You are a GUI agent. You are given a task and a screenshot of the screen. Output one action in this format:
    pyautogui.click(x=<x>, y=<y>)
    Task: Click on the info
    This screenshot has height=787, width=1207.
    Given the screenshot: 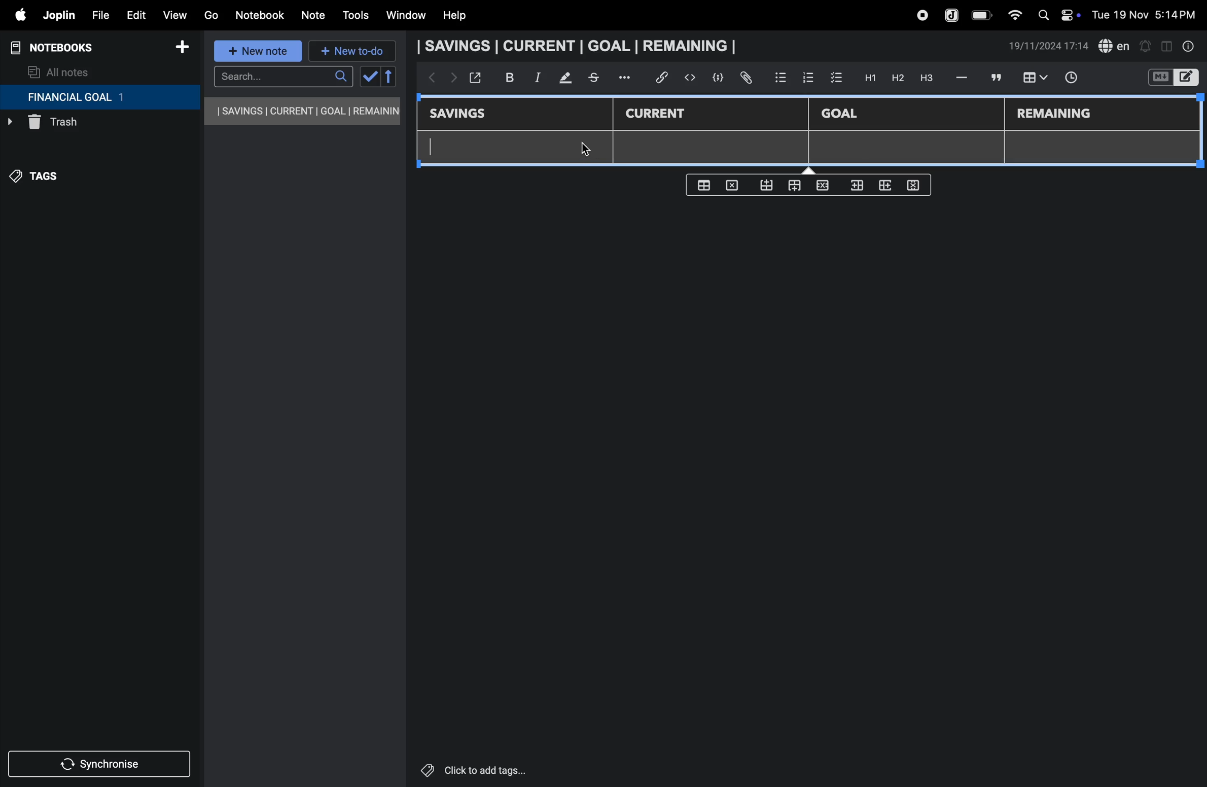 What is the action you would take?
    pyautogui.click(x=1189, y=46)
    